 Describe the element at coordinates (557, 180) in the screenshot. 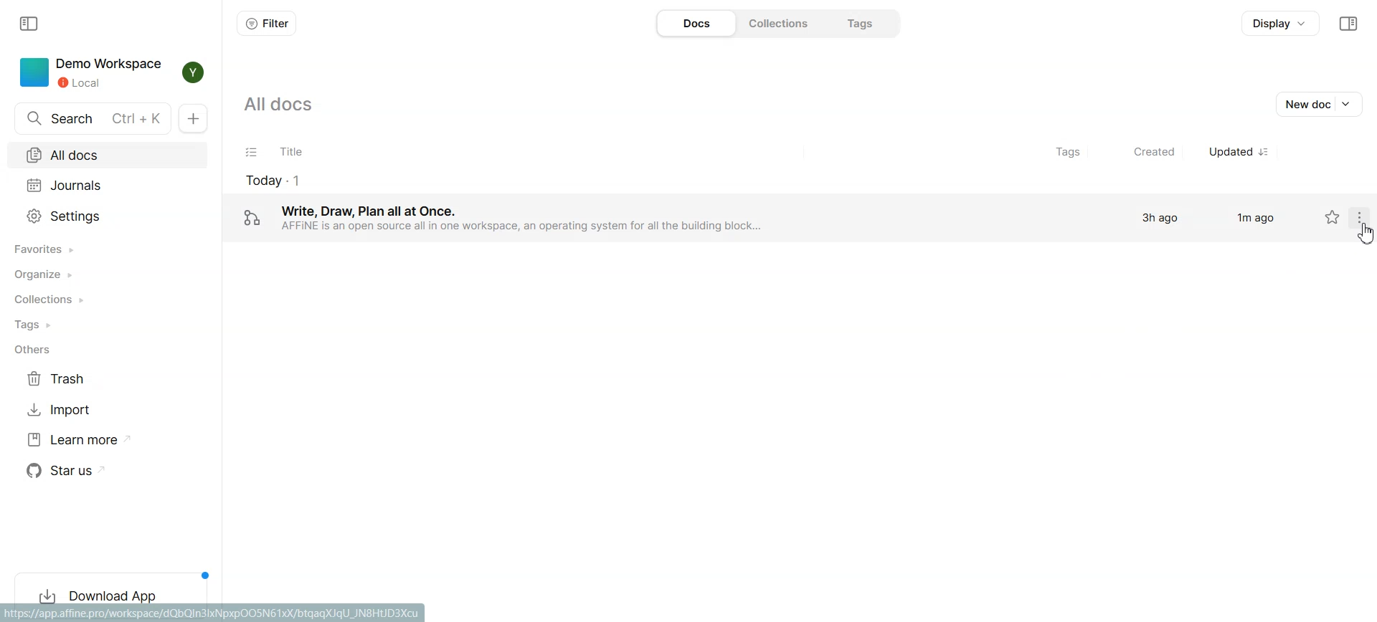

I see `Today` at that location.